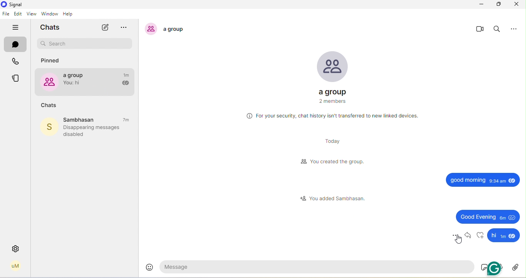 This screenshot has height=278, width=526. I want to click on 2 members, so click(330, 103).